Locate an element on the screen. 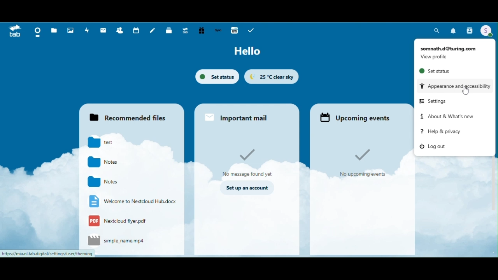 This screenshot has height=280, width=498. Notes is located at coordinates (153, 31).